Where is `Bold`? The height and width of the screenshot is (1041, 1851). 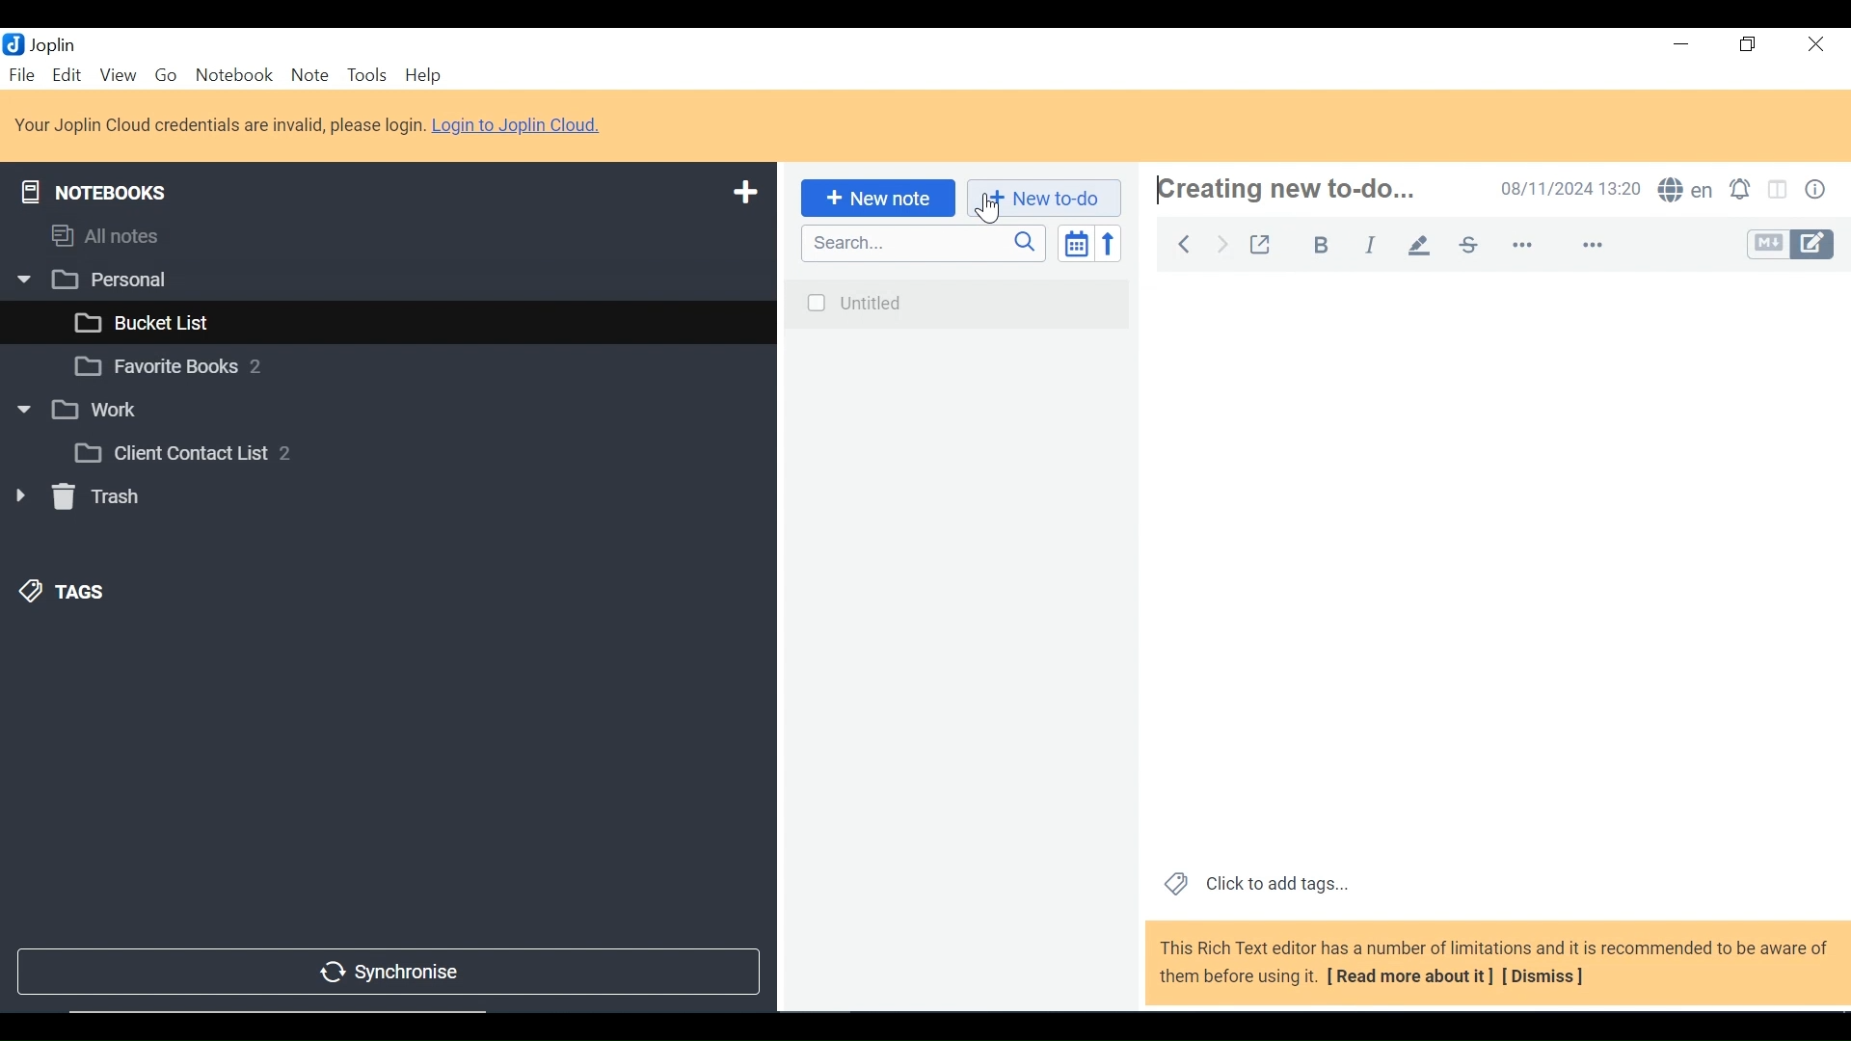
Bold is located at coordinates (1324, 246).